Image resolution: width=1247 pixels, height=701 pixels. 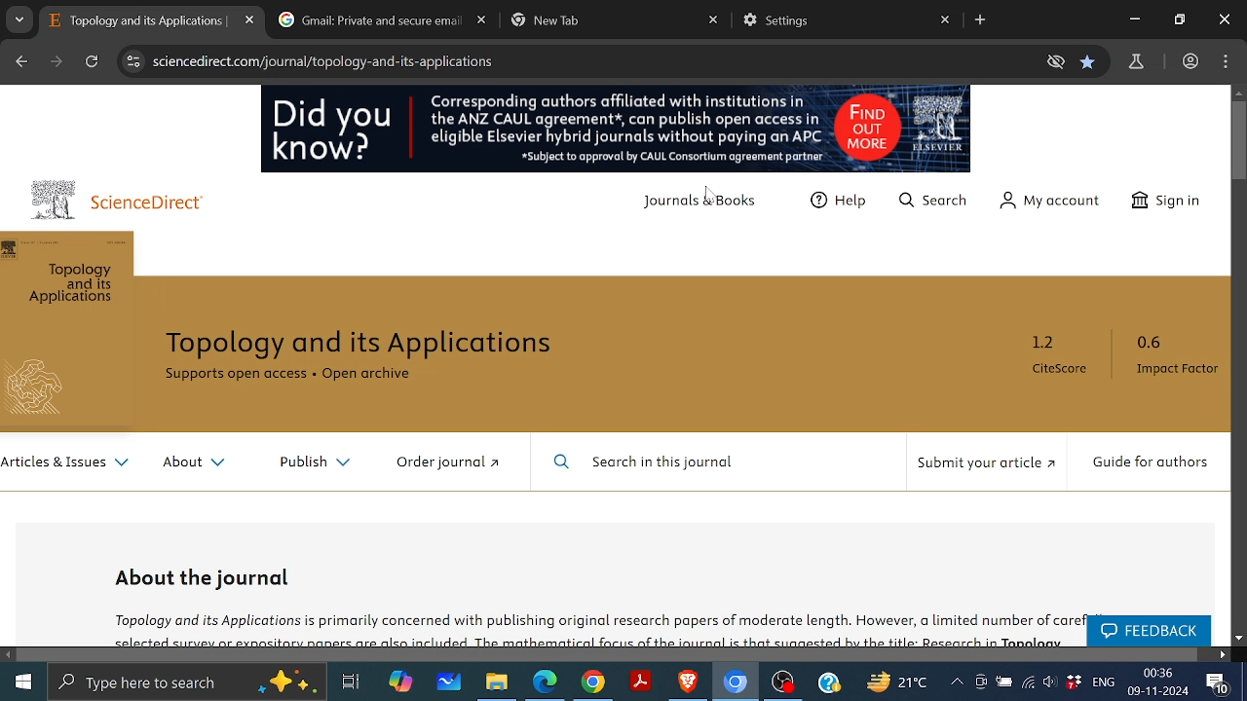 I want to click on Go to previous  page, so click(x=19, y=62).